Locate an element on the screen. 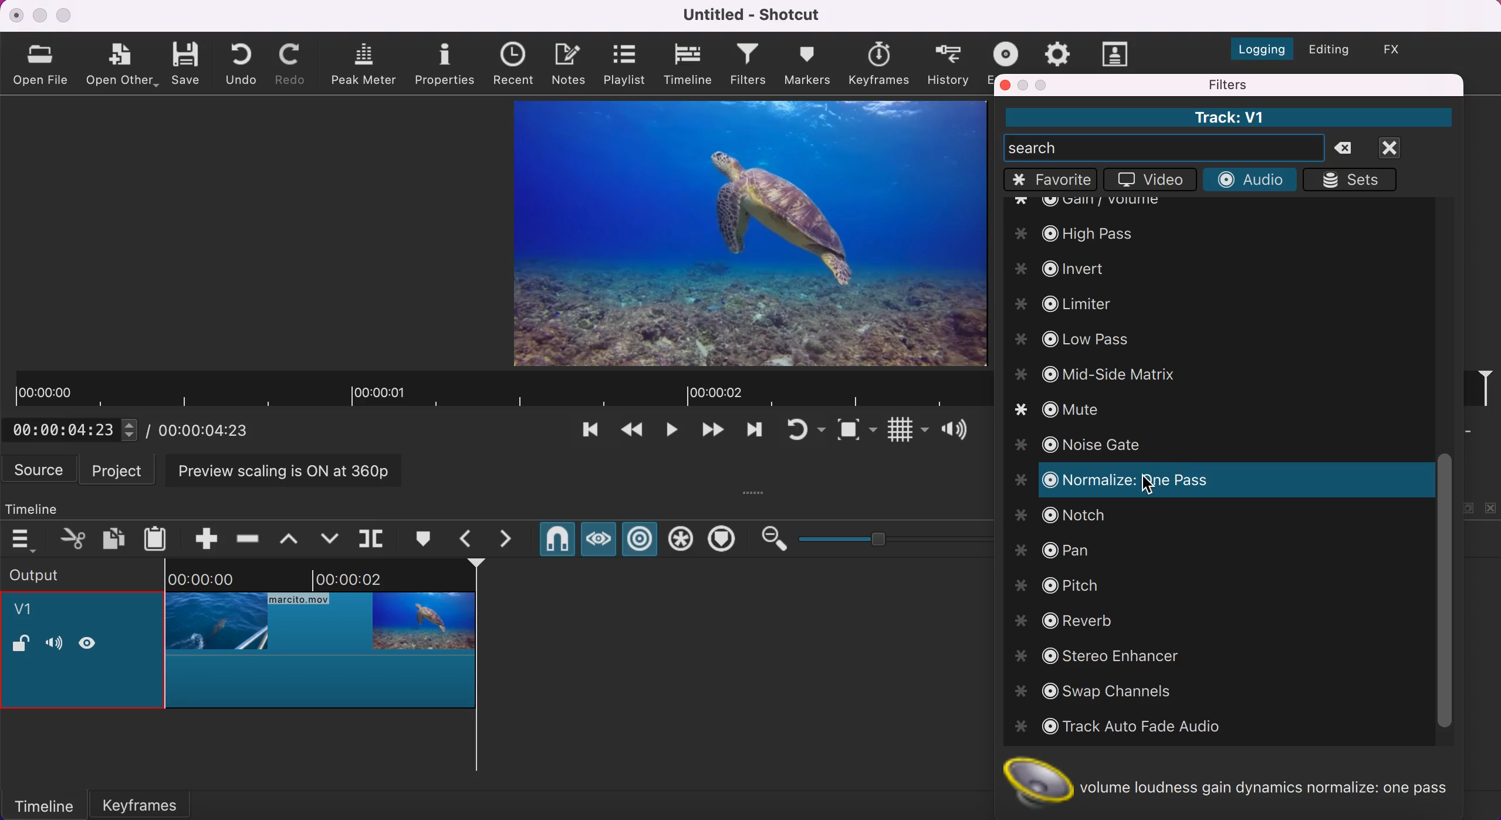  overwrite is located at coordinates (329, 537).